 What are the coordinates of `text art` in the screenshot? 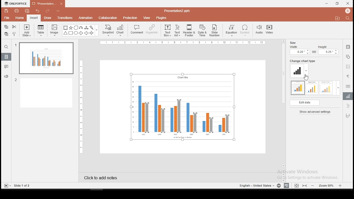 It's located at (178, 30).